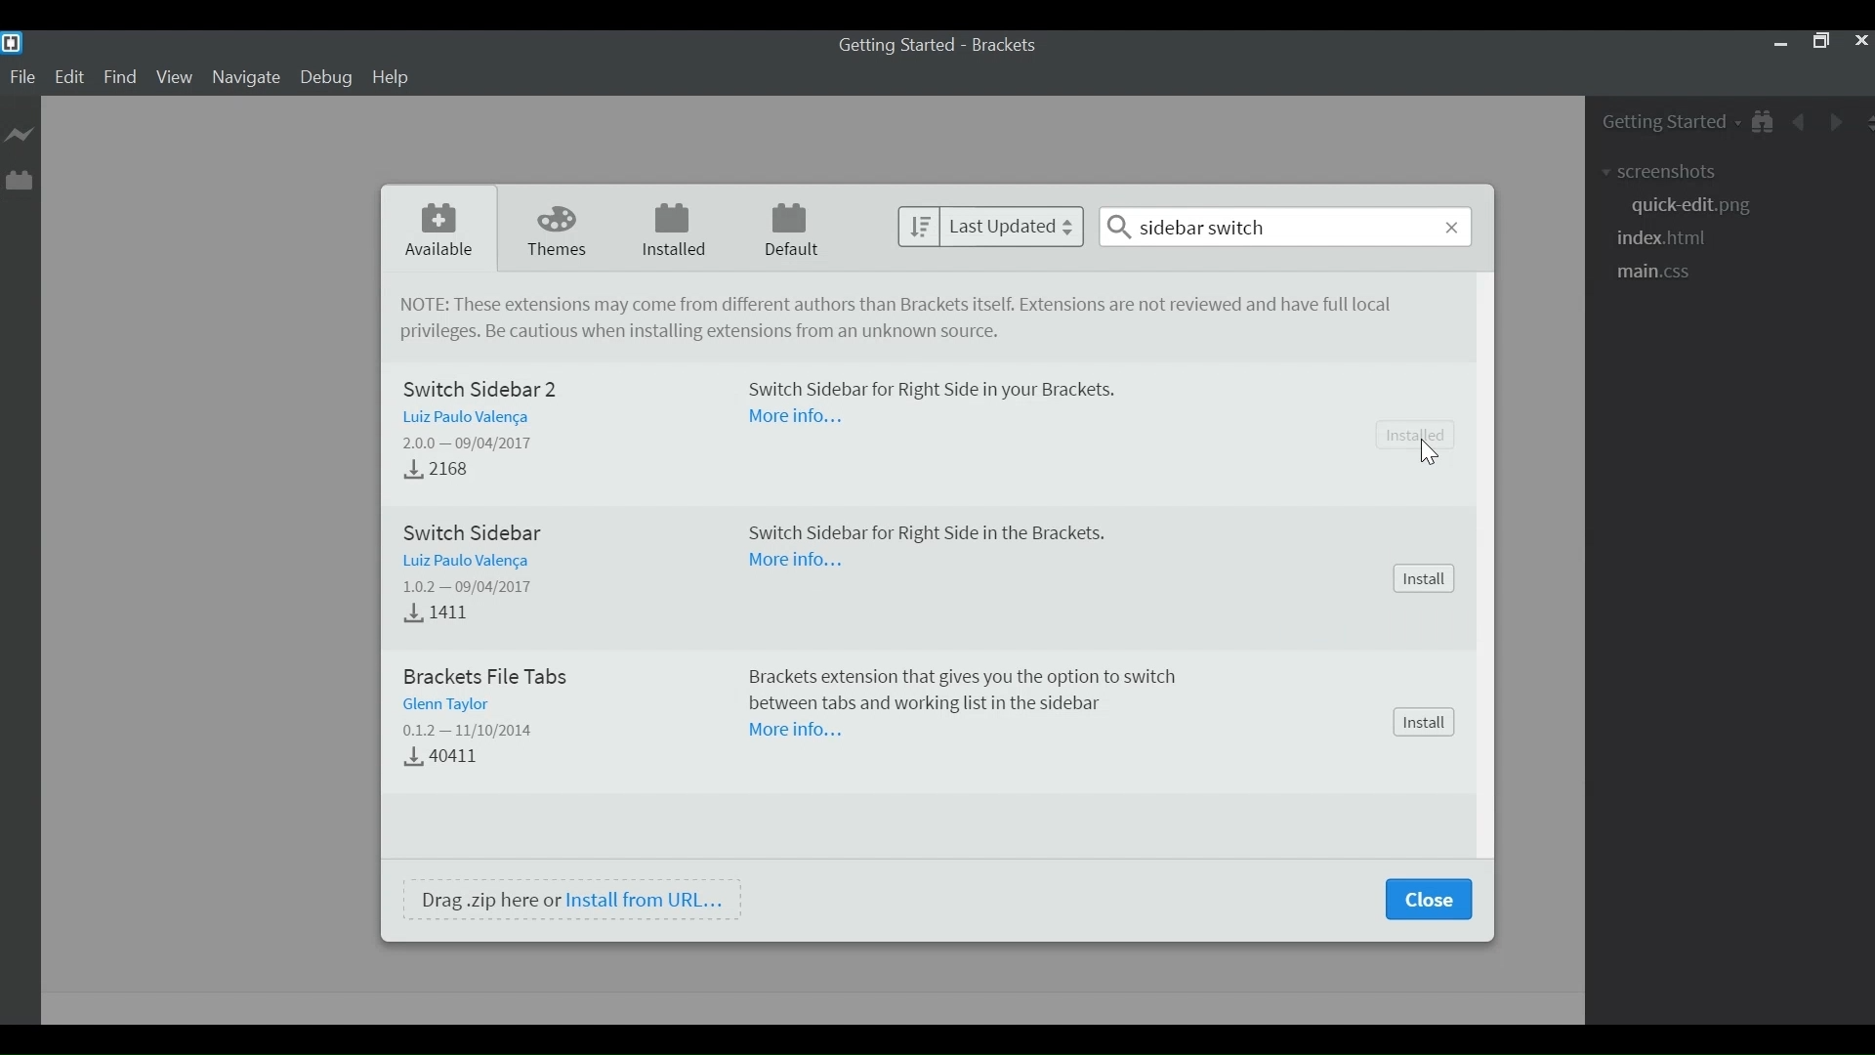 The image size is (1875, 1055). What do you see at coordinates (1859, 43) in the screenshot?
I see `Close` at bounding box center [1859, 43].